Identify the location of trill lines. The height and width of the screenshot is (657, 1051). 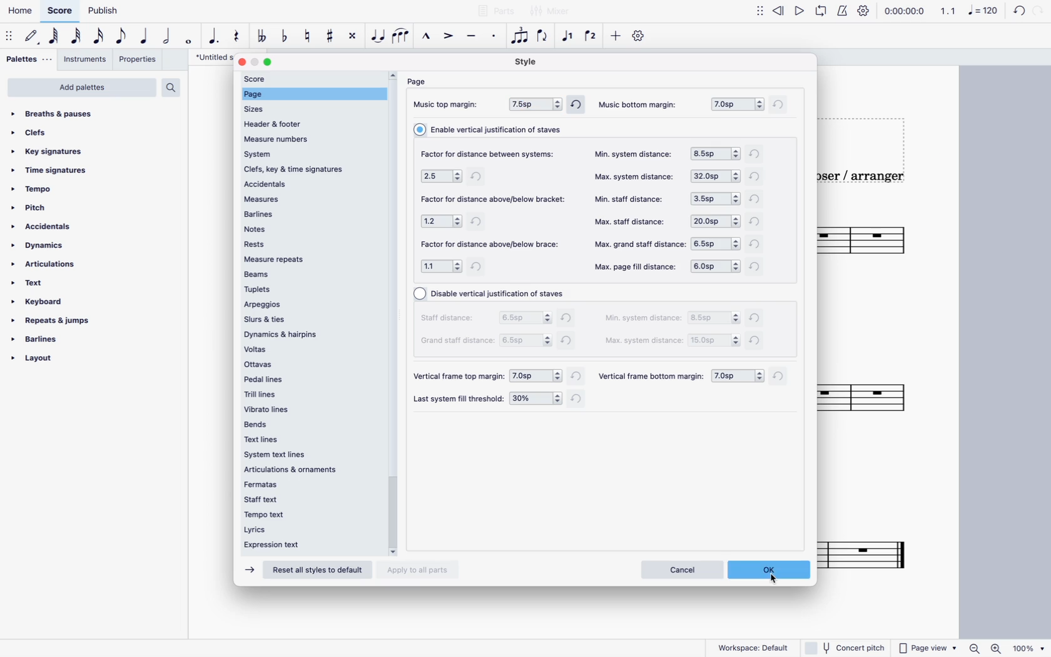
(309, 393).